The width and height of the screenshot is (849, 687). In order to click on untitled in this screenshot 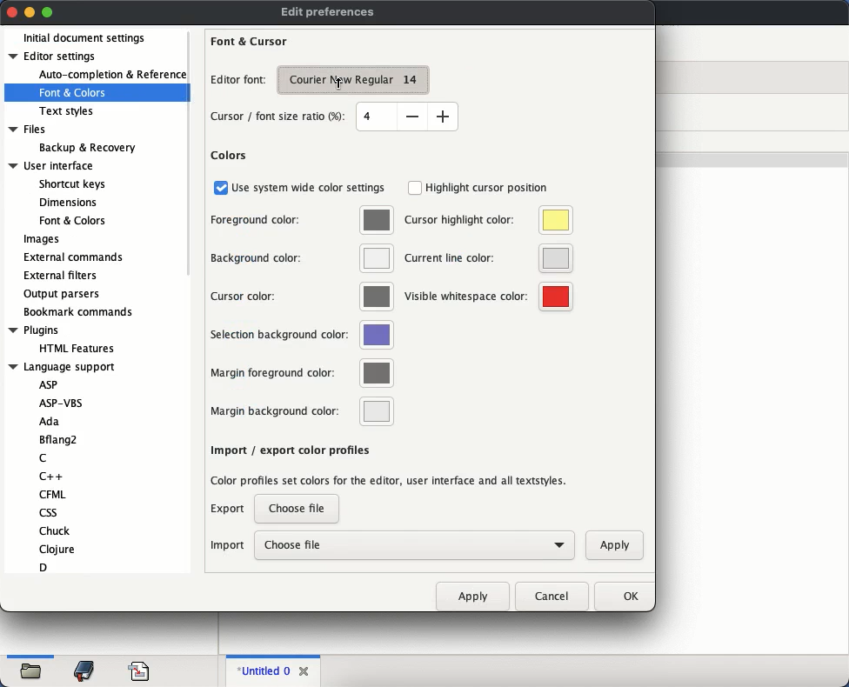, I will do `click(261, 671)`.